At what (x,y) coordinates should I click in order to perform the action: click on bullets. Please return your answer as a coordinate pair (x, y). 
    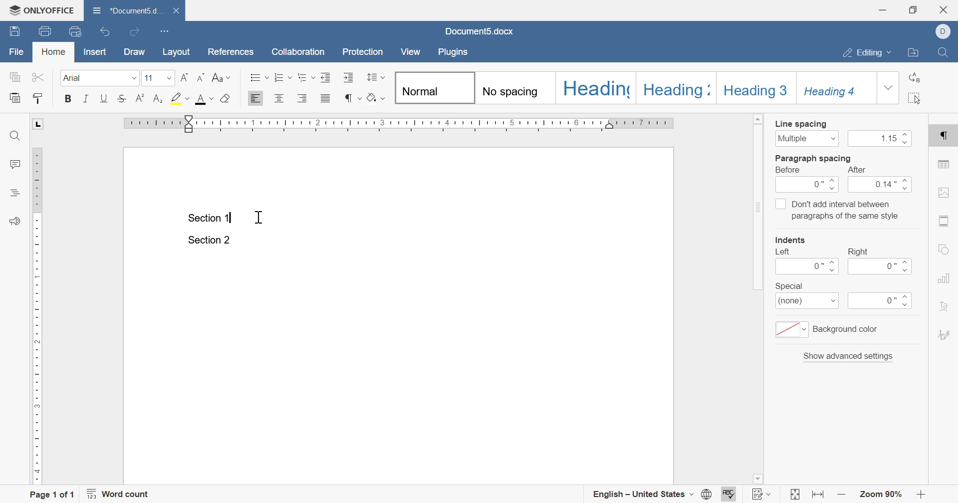
    Looking at the image, I should click on (259, 77).